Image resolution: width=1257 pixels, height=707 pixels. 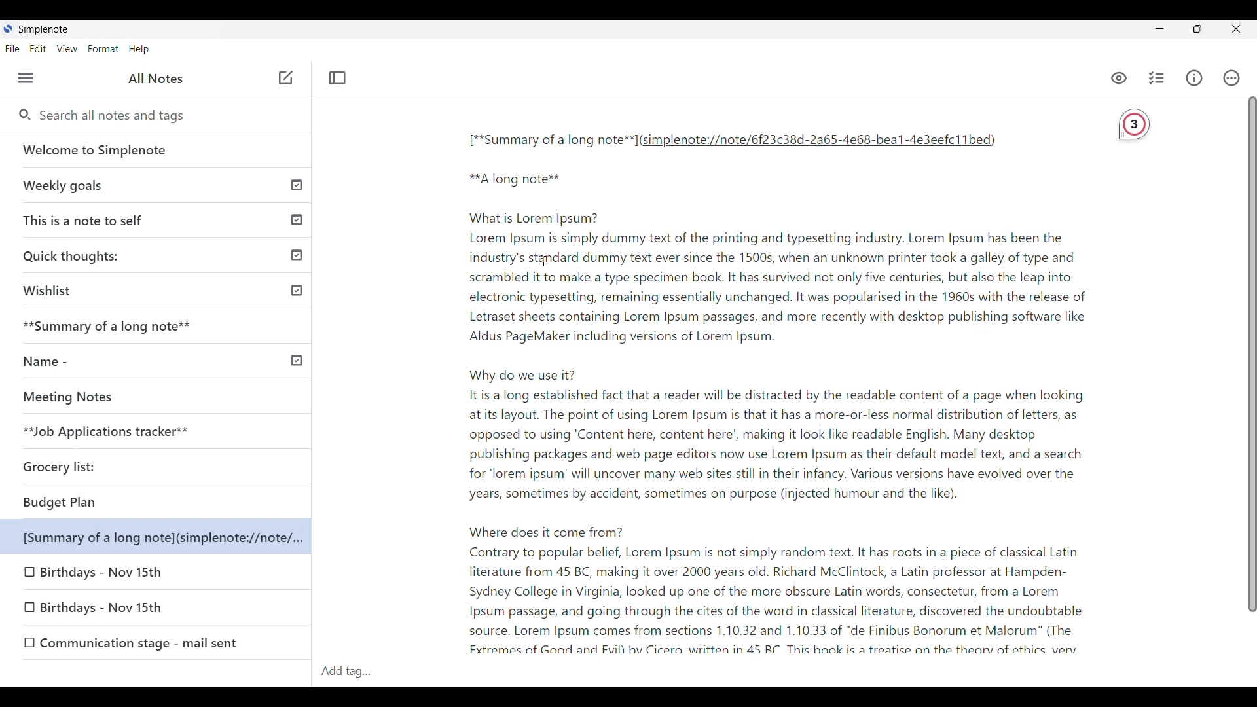 What do you see at coordinates (139, 50) in the screenshot?
I see `Help` at bounding box center [139, 50].